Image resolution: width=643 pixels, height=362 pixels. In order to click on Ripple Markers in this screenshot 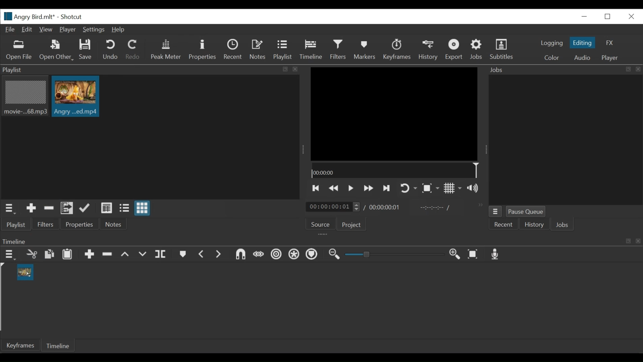, I will do `click(312, 255)`.